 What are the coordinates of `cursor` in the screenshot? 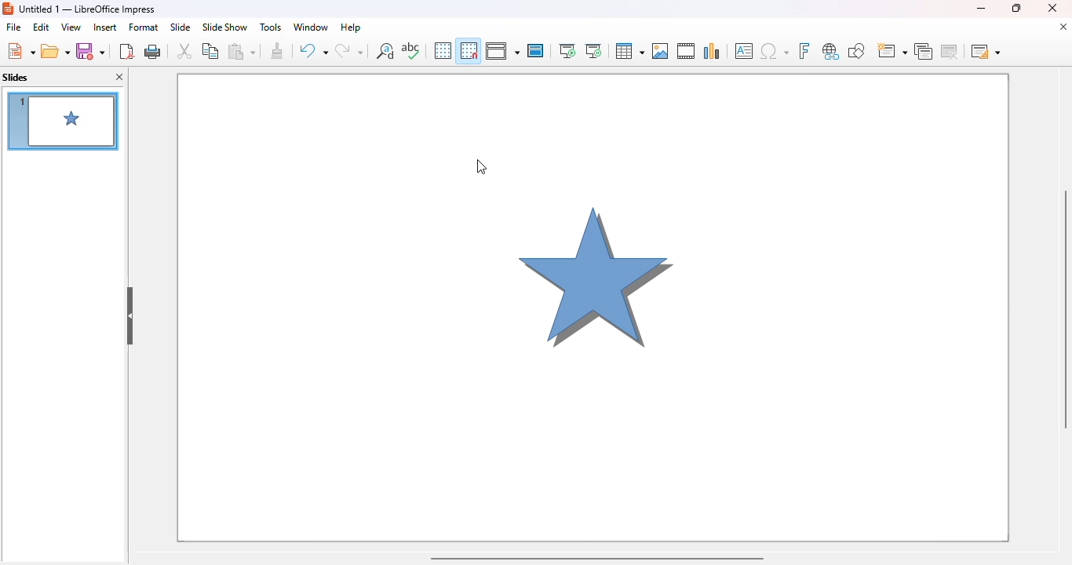 It's located at (483, 167).